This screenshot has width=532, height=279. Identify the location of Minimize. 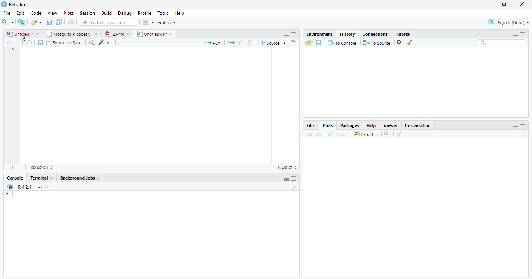
(286, 180).